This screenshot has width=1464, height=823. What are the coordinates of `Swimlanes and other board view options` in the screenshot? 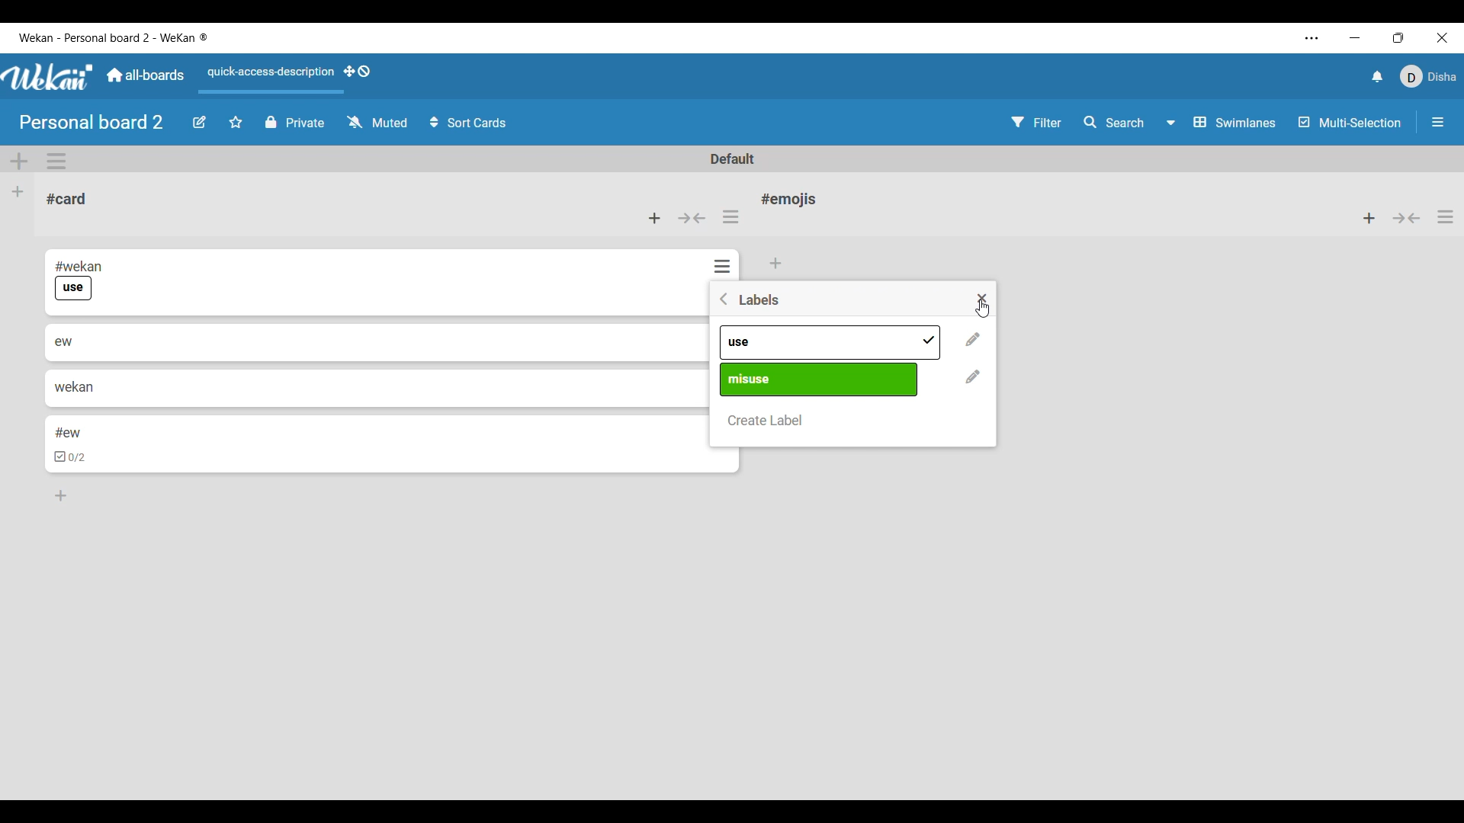 It's located at (1219, 122).